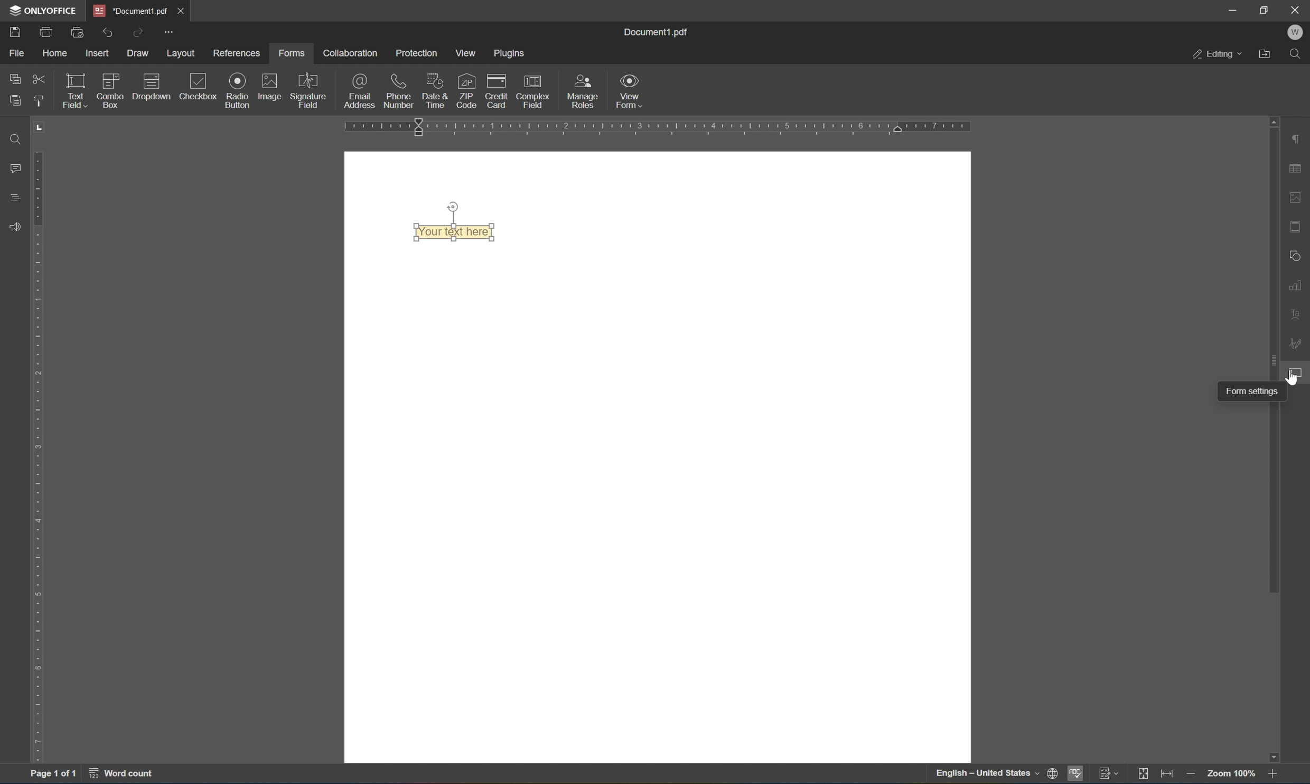 The height and width of the screenshot is (784, 1310). Describe the element at coordinates (44, 31) in the screenshot. I see `print` at that location.